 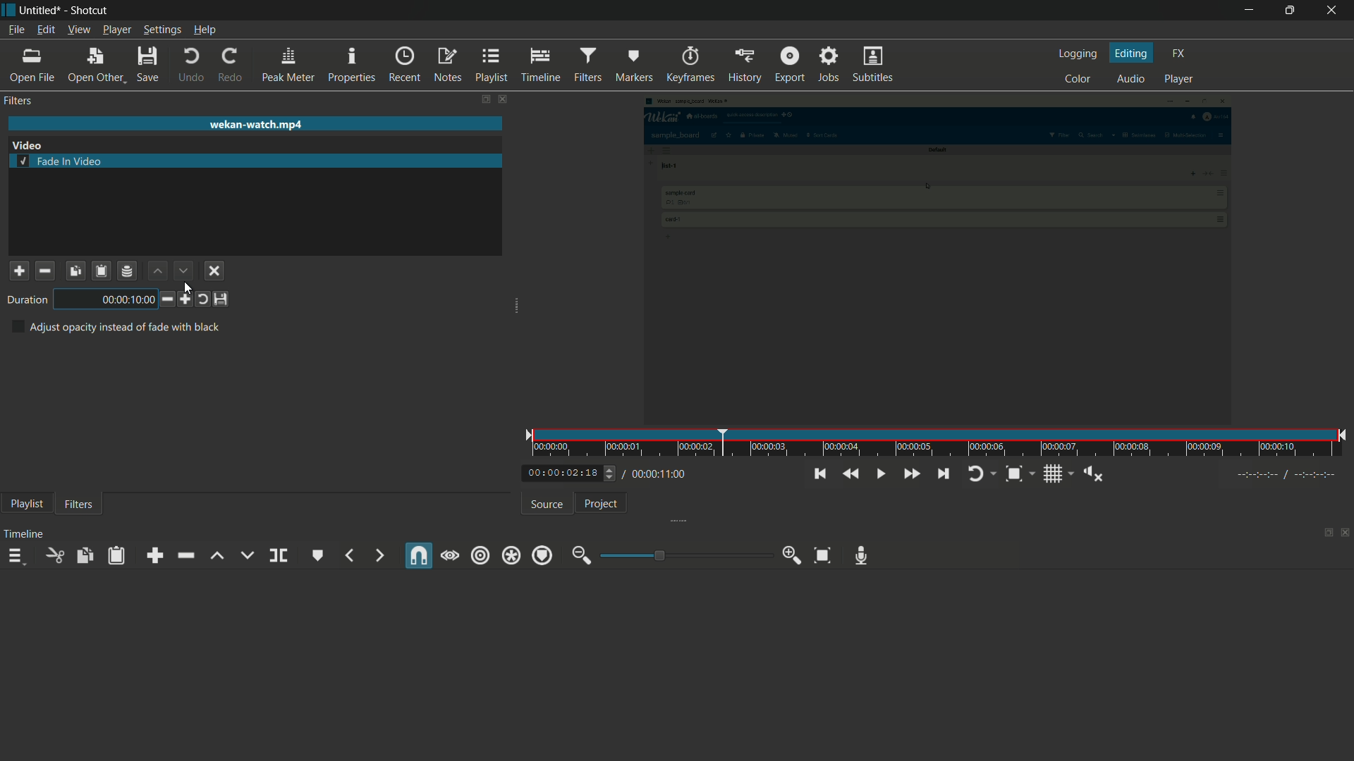 What do you see at coordinates (1078, 79) in the screenshot?
I see `color` at bounding box center [1078, 79].